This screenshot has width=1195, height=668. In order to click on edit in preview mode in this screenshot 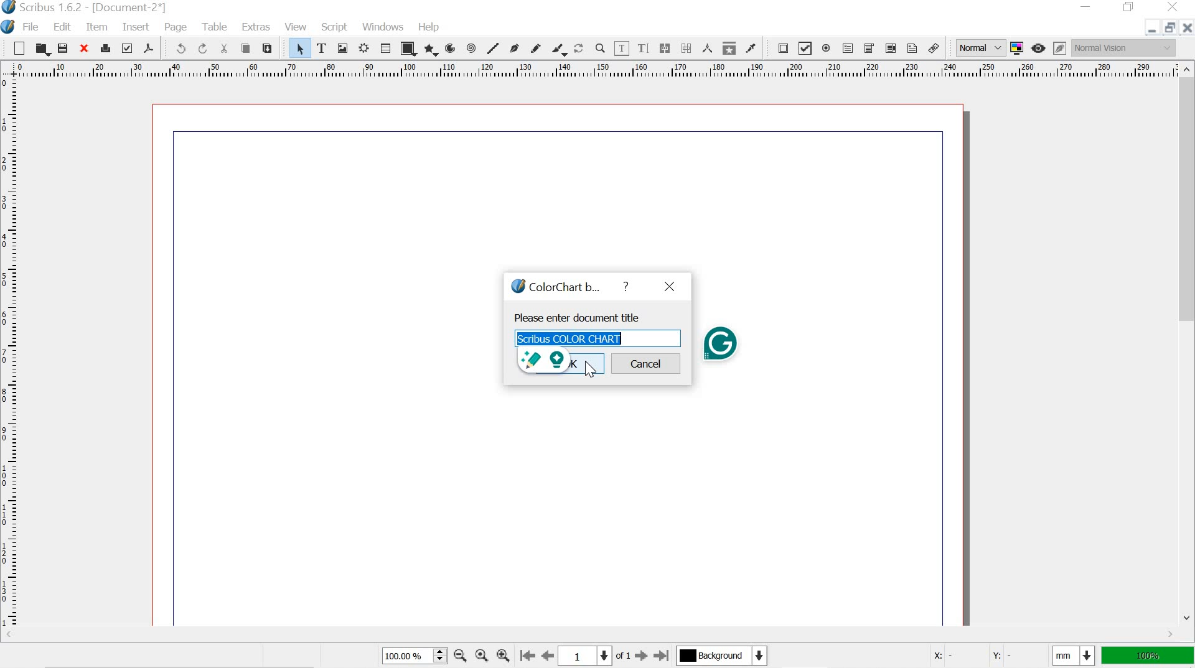, I will do `click(1059, 47)`.